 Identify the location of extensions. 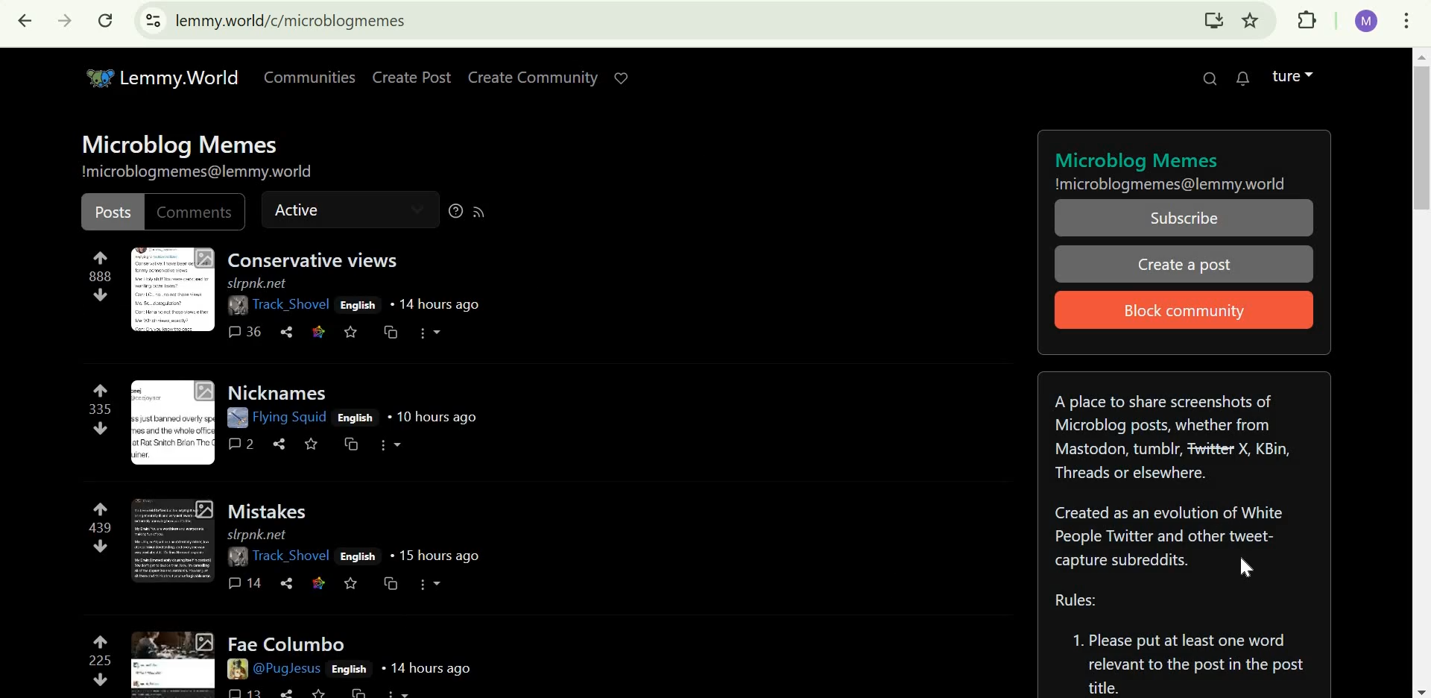
(1304, 19).